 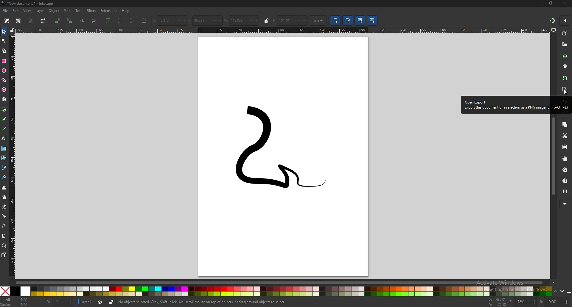 I want to click on help, so click(x=126, y=11).